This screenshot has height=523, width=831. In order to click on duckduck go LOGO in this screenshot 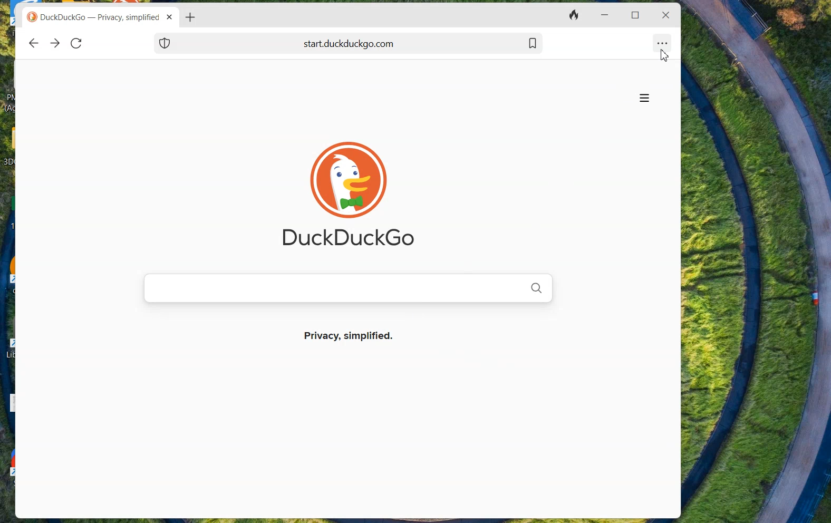, I will do `click(347, 164)`.